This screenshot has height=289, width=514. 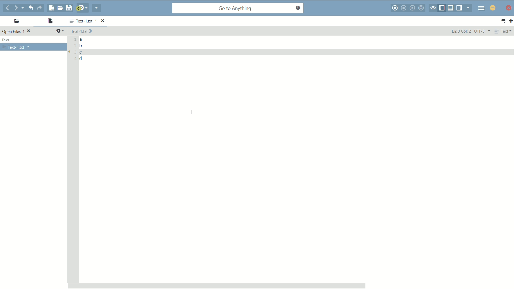 What do you see at coordinates (15, 22) in the screenshot?
I see `places` at bounding box center [15, 22].